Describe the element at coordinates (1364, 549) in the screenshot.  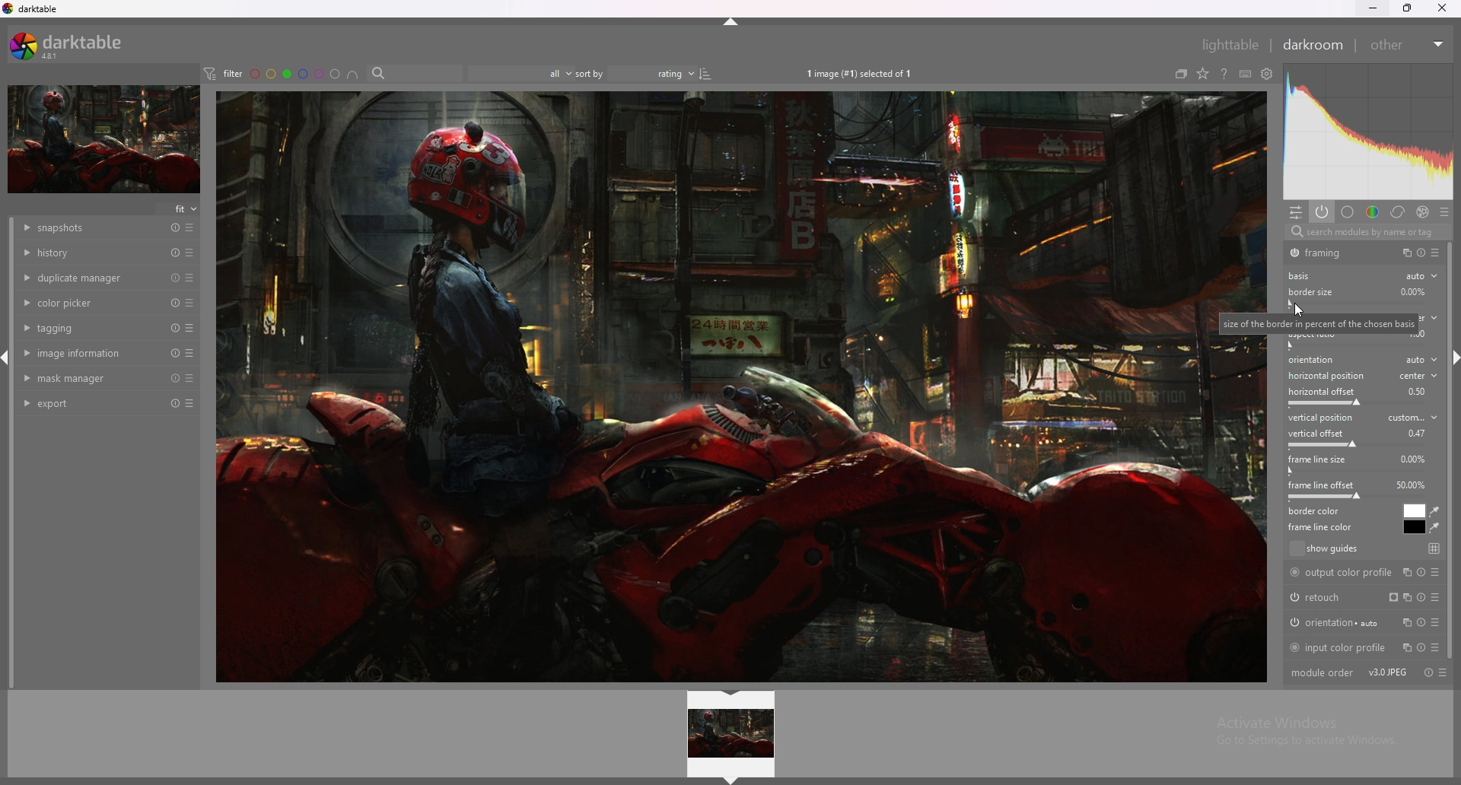
I see `show guides` at that location.